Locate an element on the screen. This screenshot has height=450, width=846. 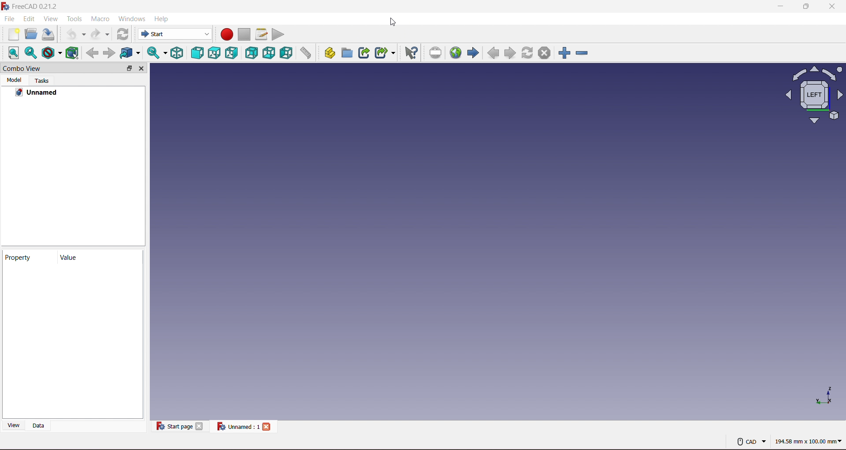
Edit is located at coordinates (29, 18).